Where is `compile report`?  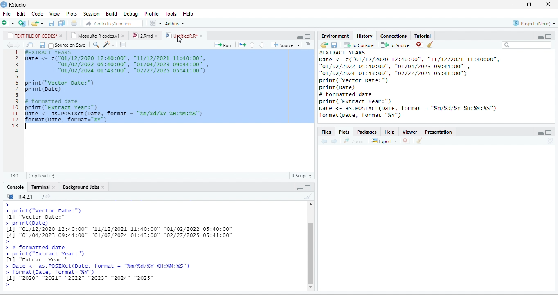
compile report is located at coordinates (123, 45).